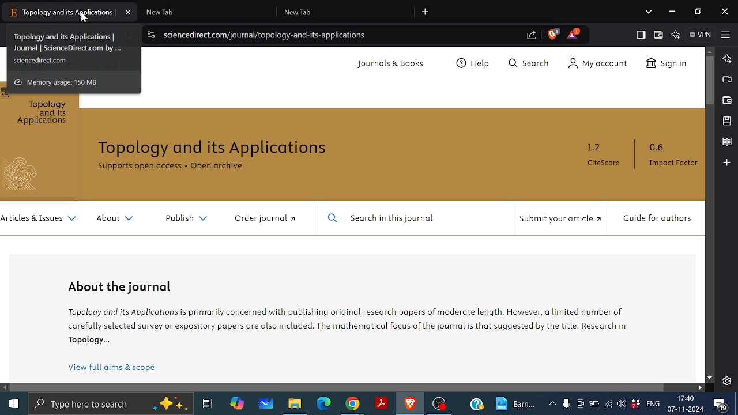  Describe the element at coordinates (202, 12) in the screenshot. I see `First new tab` at that location.